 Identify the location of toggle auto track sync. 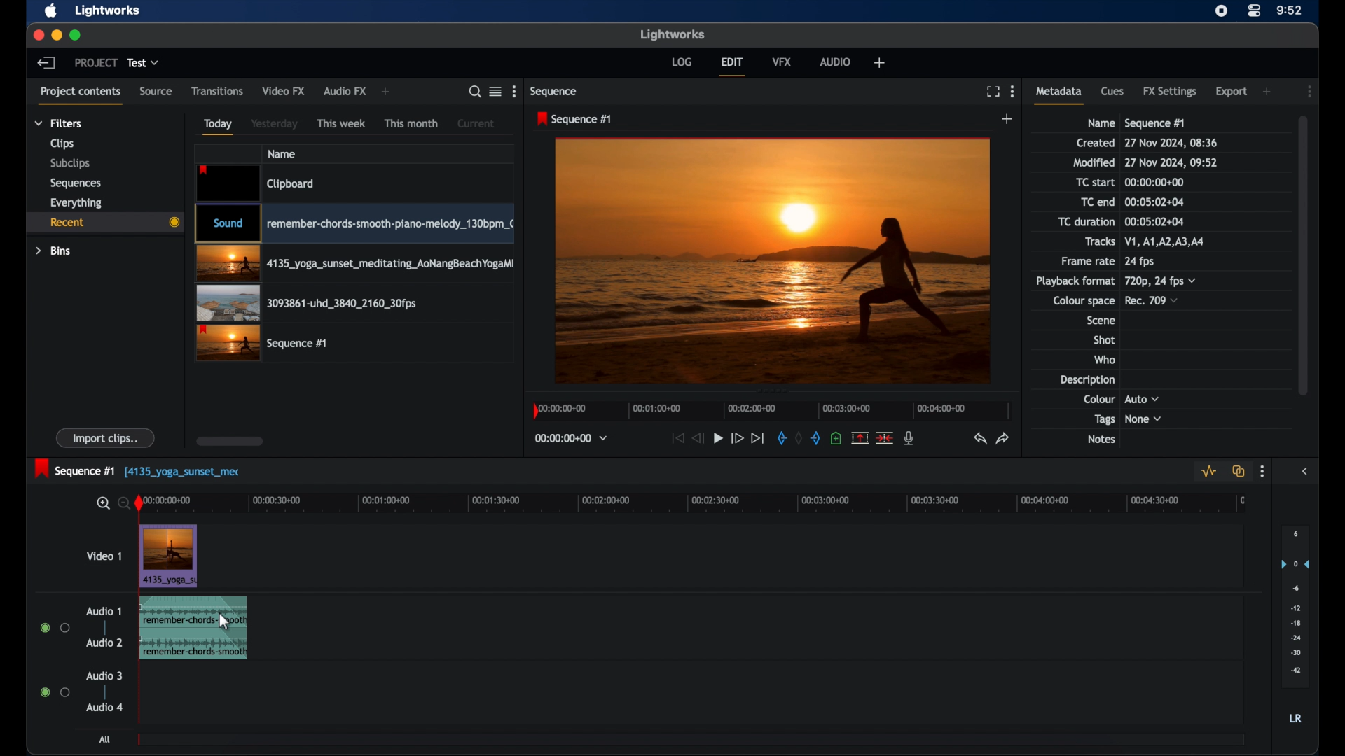
(1239, 471).